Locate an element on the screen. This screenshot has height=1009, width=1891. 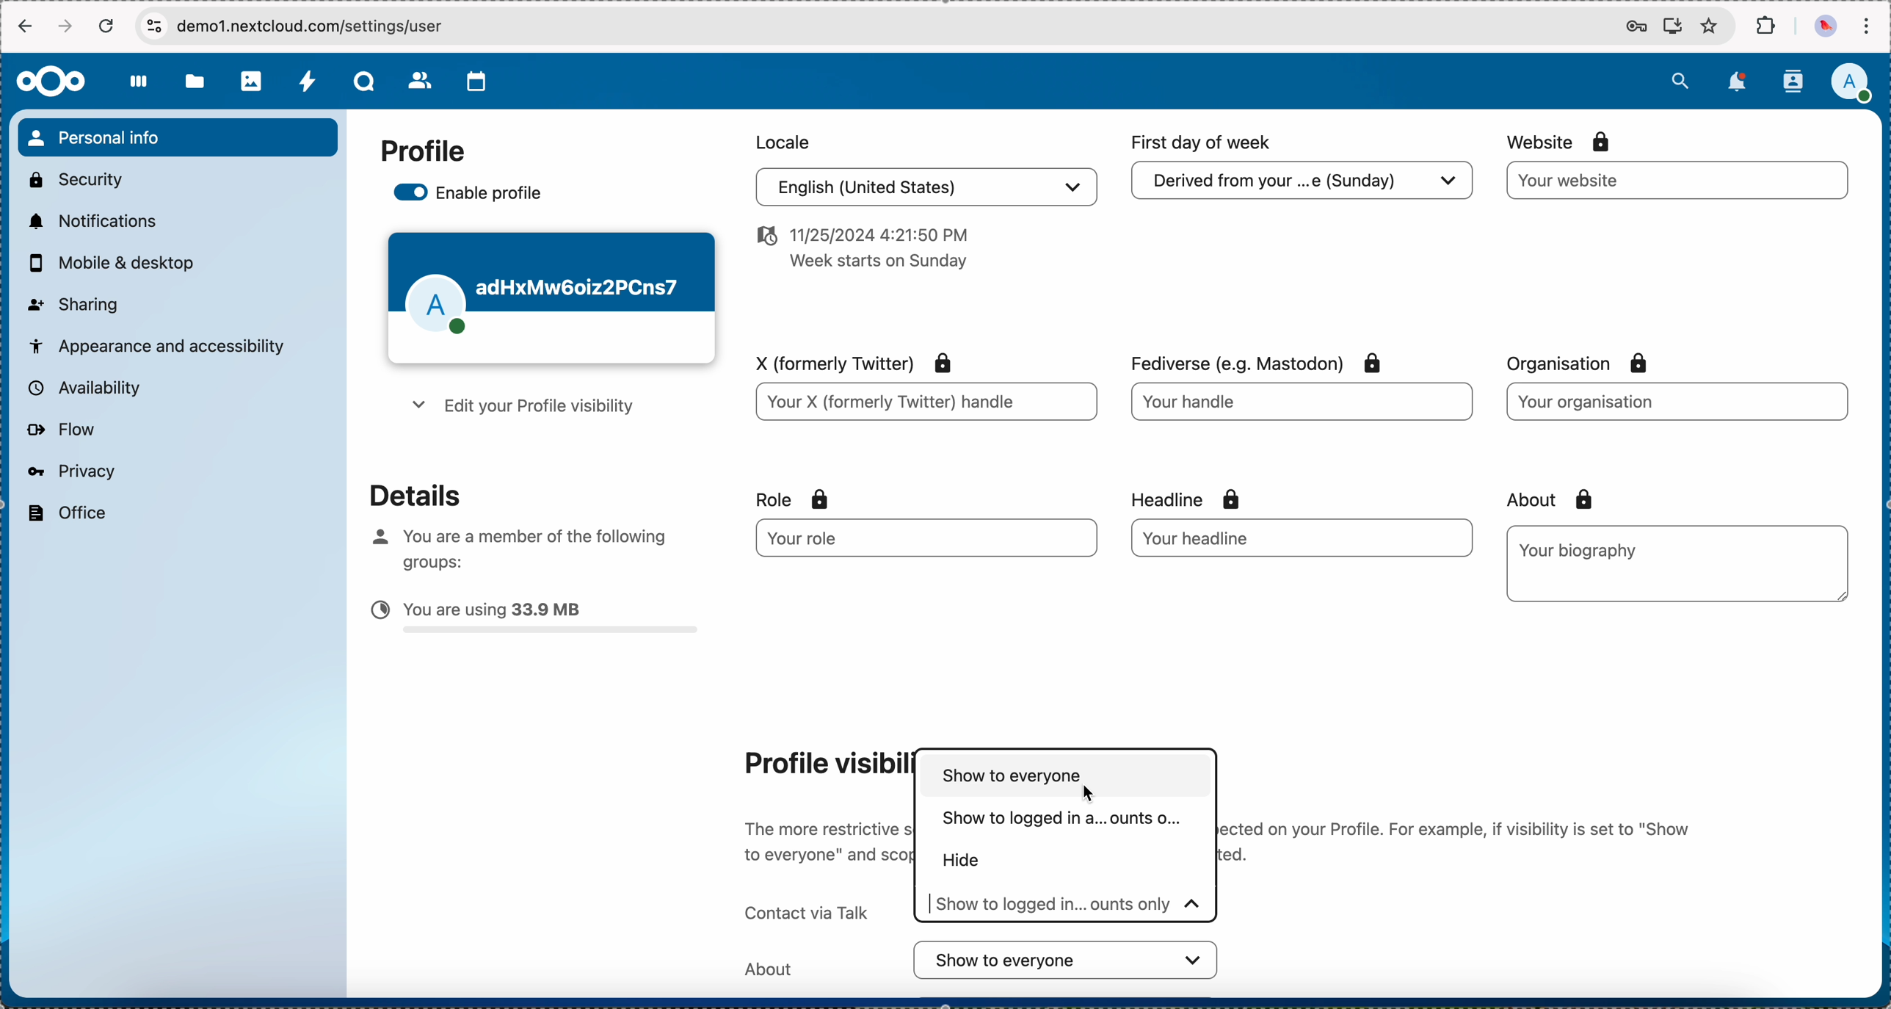
website is located at coordinates (1561, 141).